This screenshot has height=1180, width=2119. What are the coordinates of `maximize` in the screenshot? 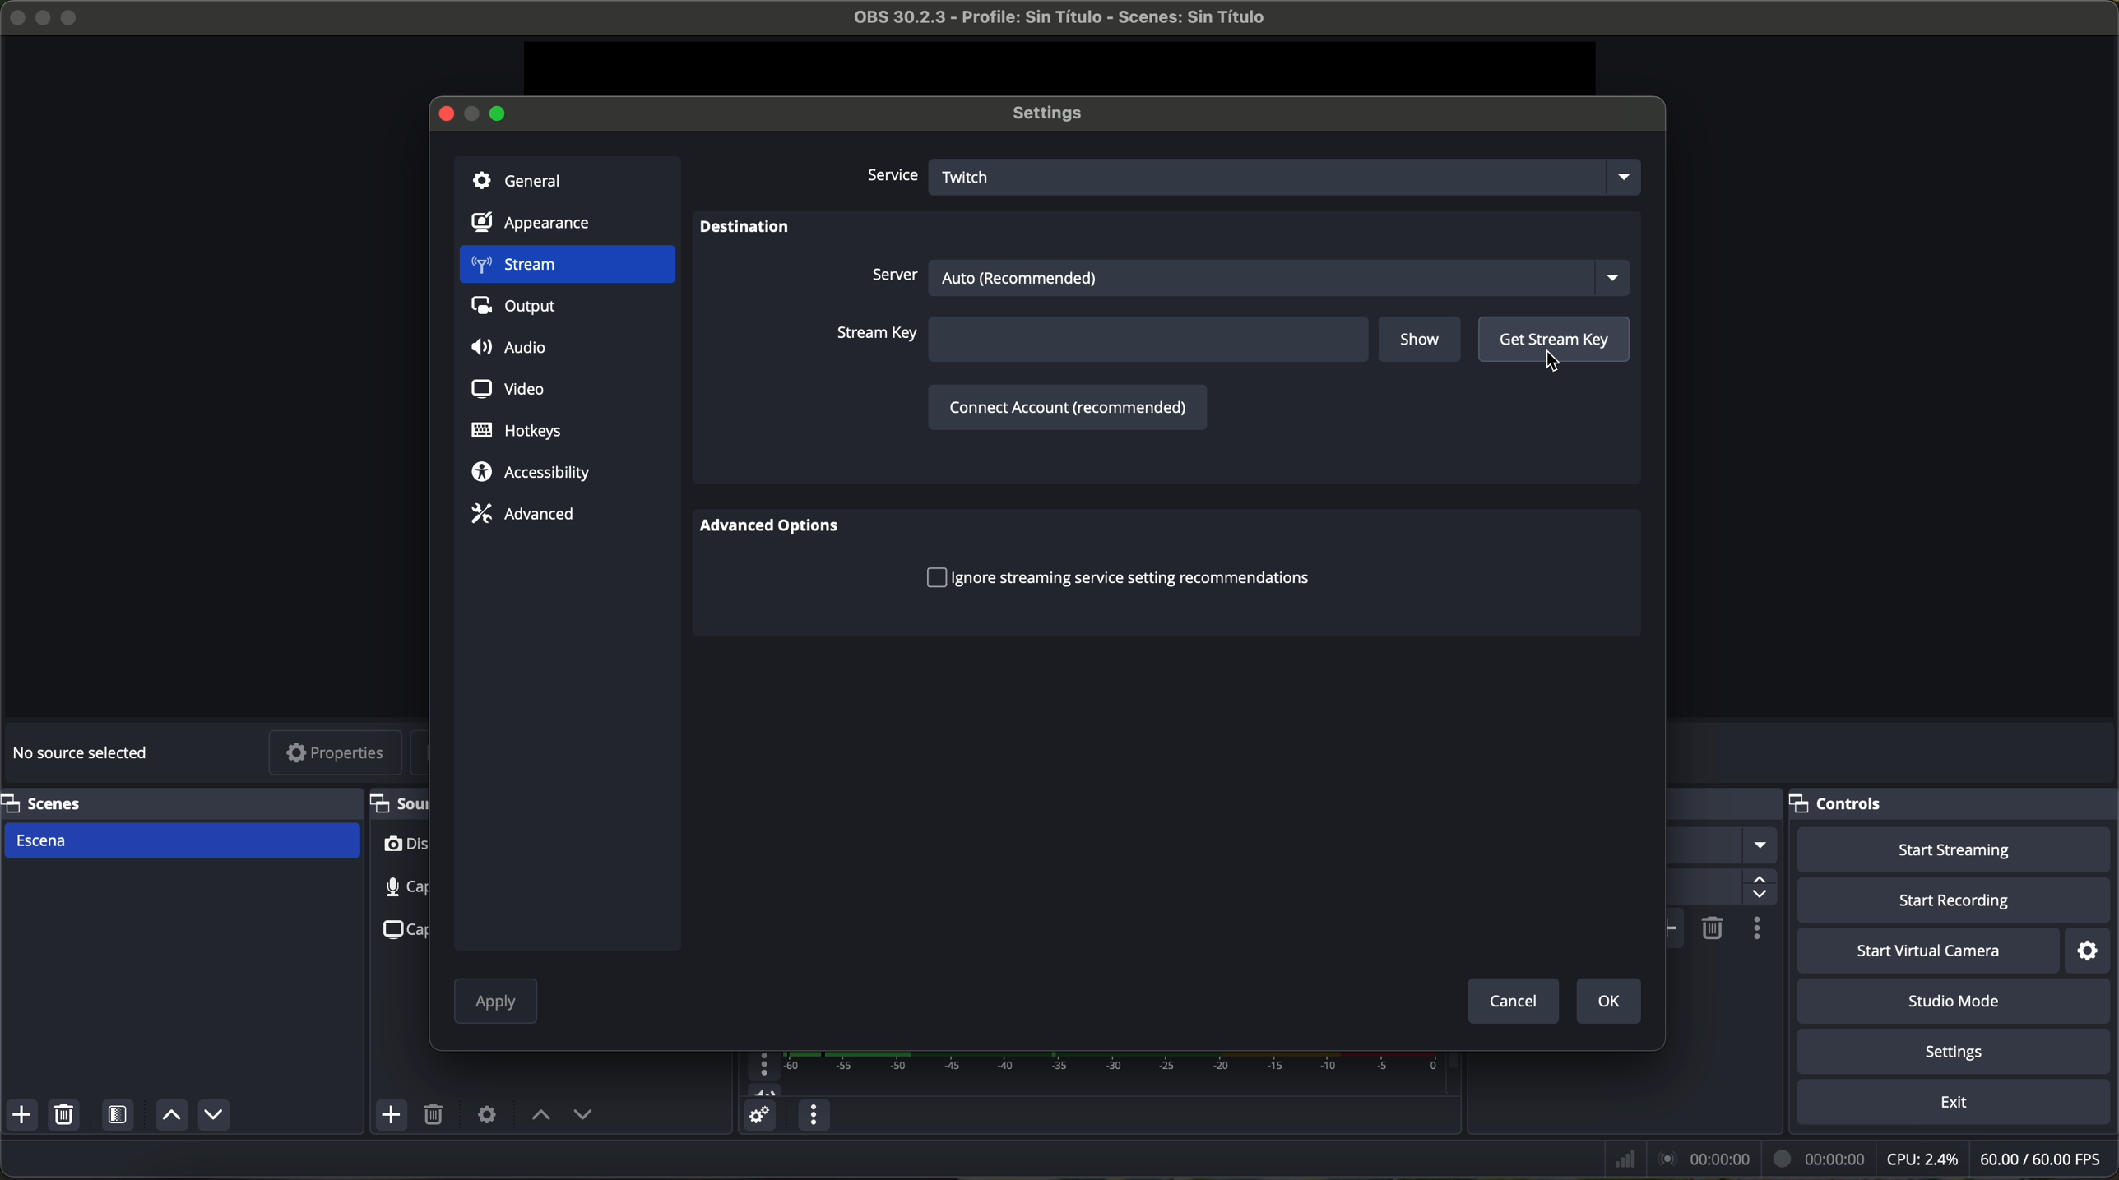 It's located at (72, 17).